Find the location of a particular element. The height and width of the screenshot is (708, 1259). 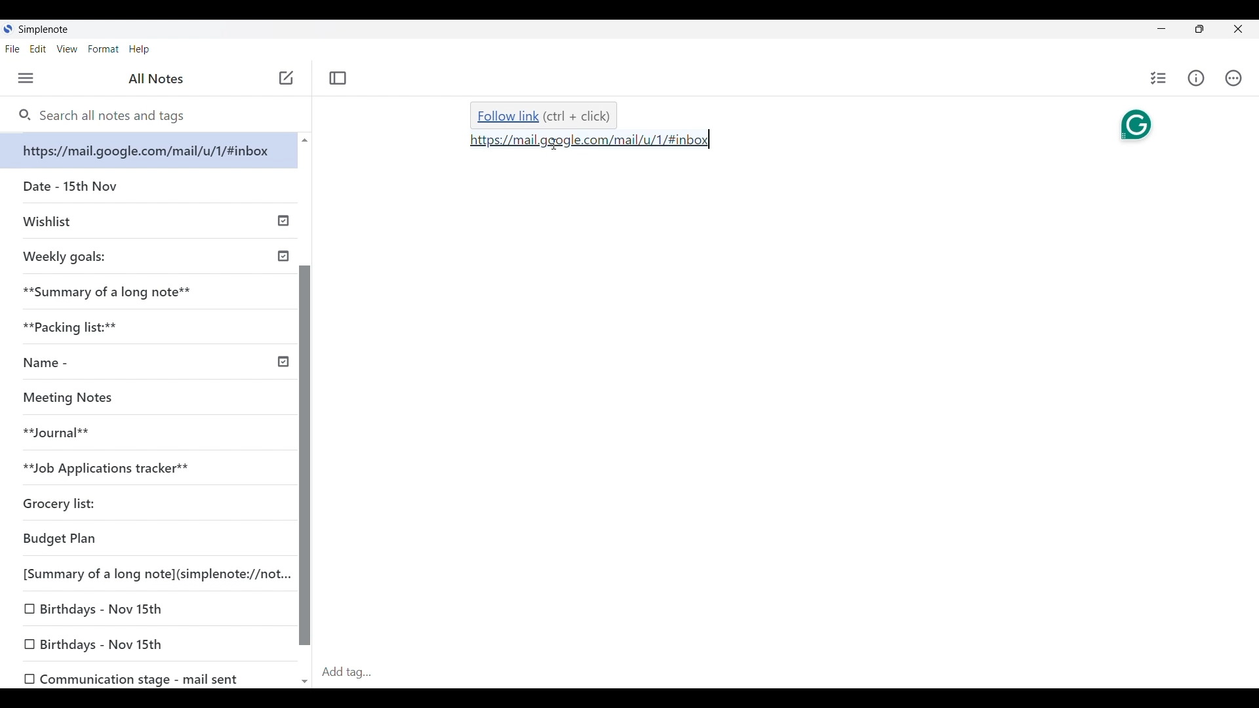

Left panel title is located at coordinates (156, 79).